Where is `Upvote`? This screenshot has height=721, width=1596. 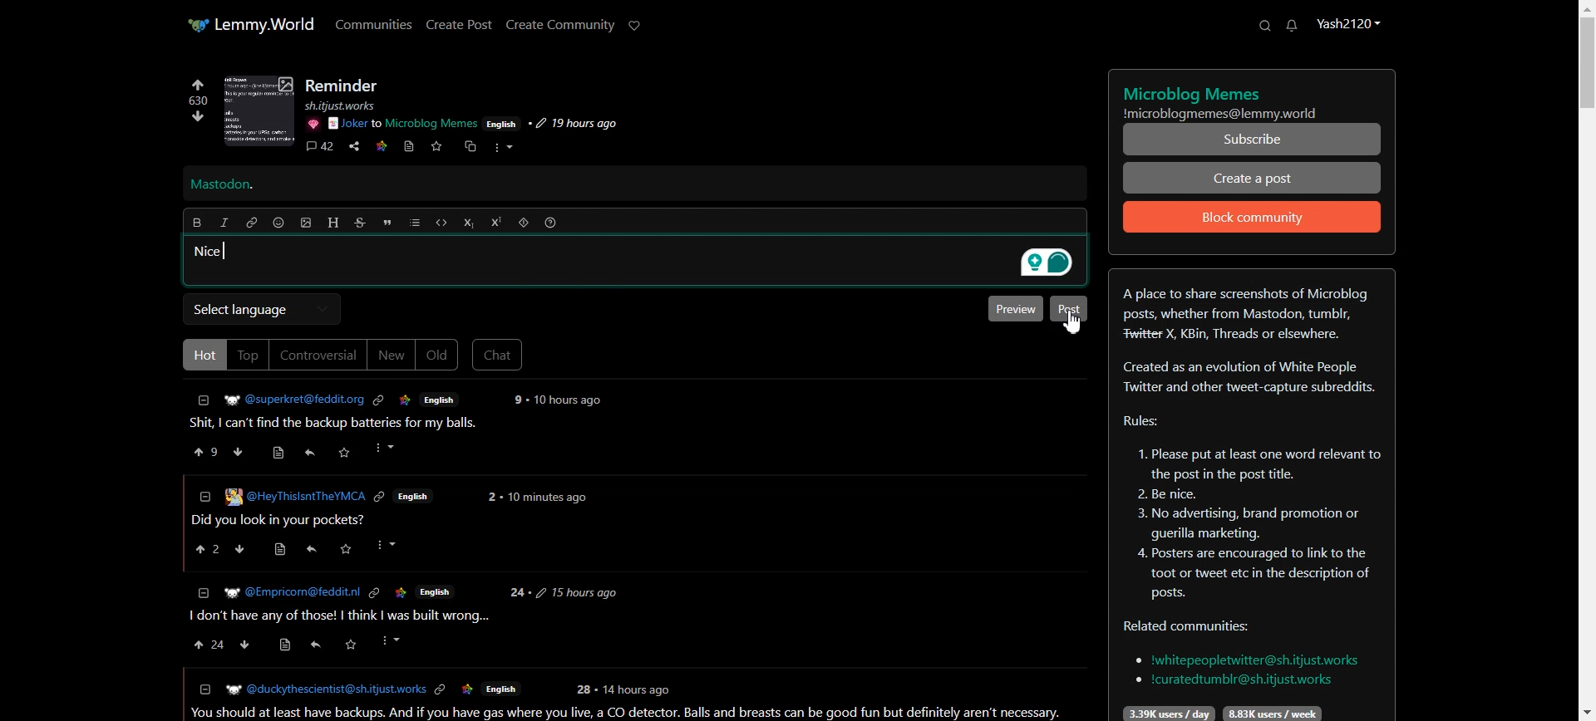
Upvote is located at coordinates (207, 451).